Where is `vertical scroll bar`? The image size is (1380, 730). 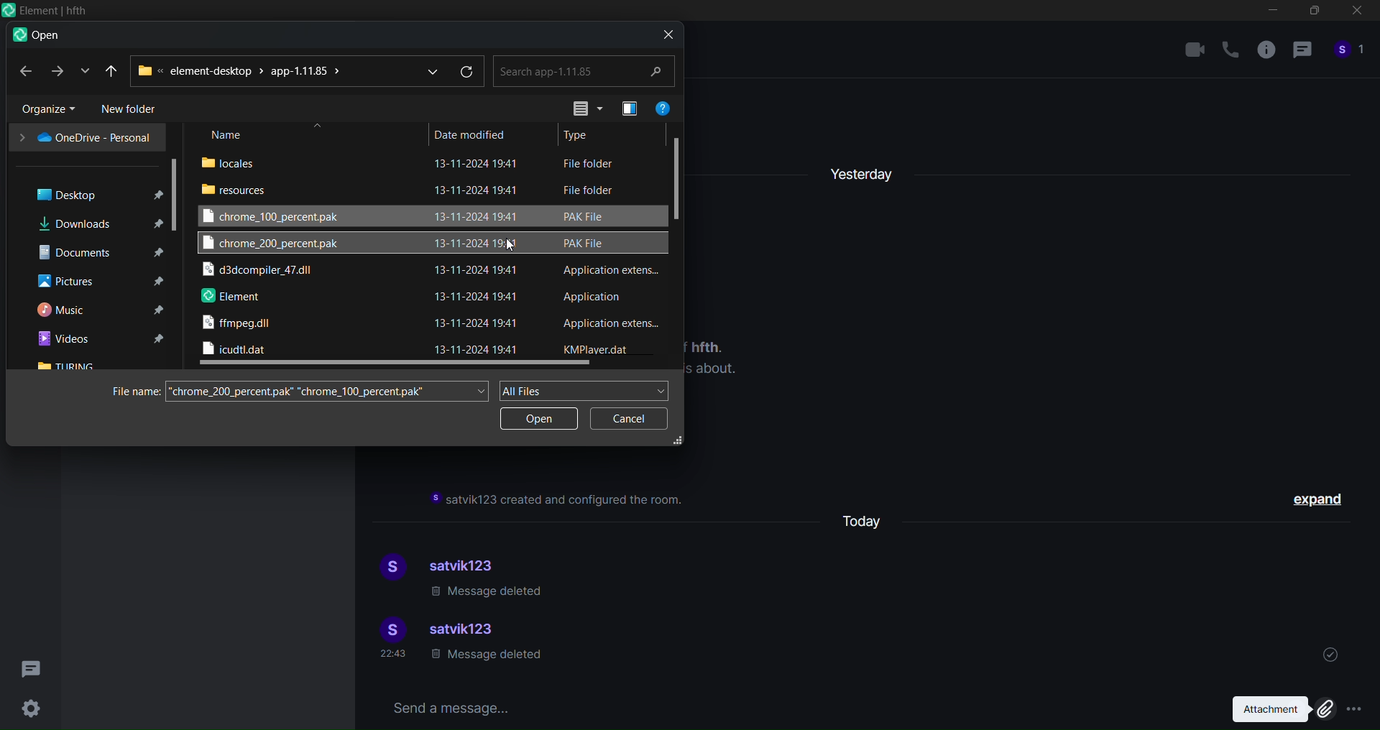 vertical scroll bar is located at coordinates (680, 174).